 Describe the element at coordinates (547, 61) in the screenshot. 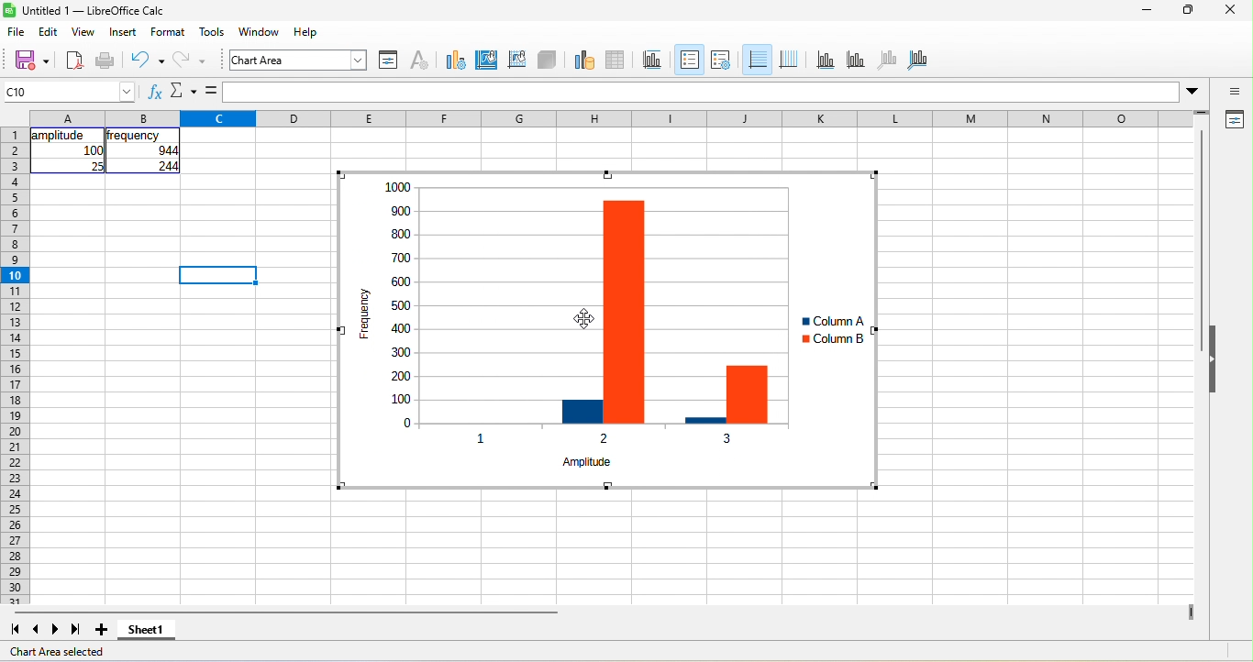

I see `3d view` at that location.